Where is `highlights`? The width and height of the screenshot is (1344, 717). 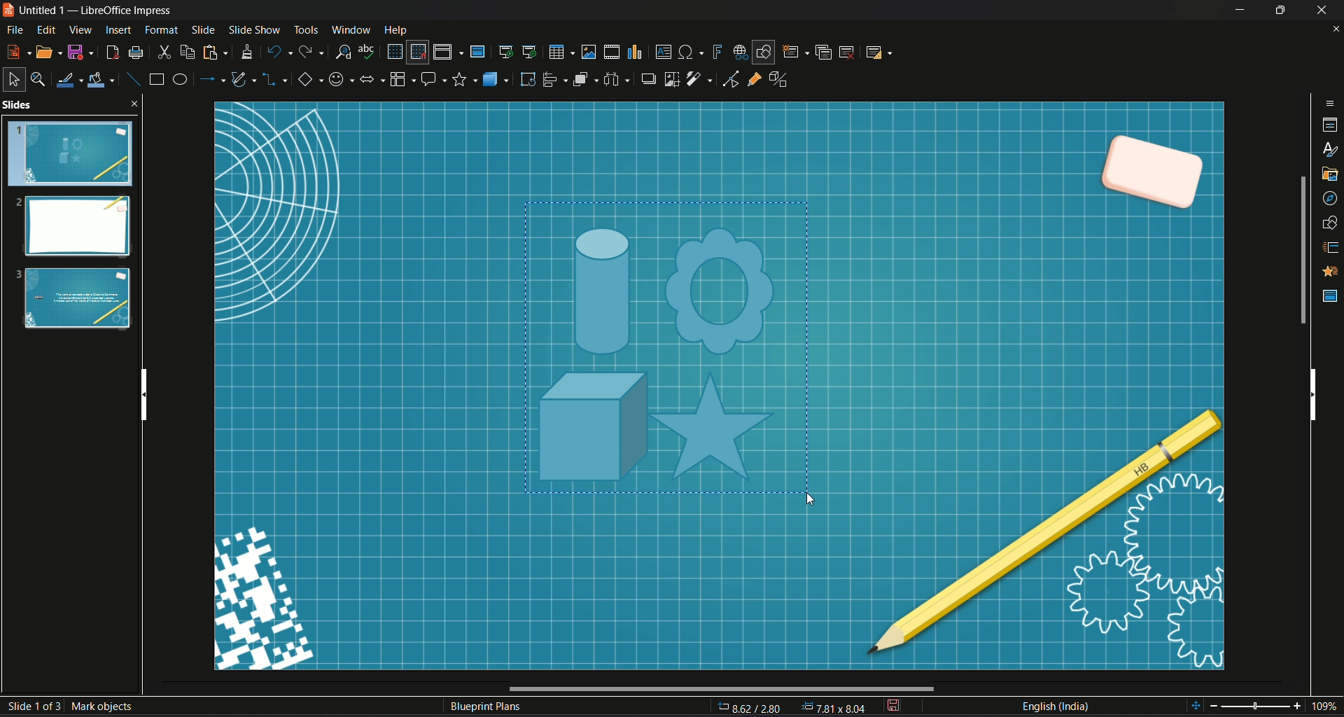
highlights is located at coordinates (683, 356).